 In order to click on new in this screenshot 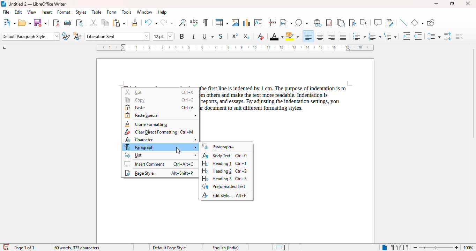, I will do `click(9, 22)`.